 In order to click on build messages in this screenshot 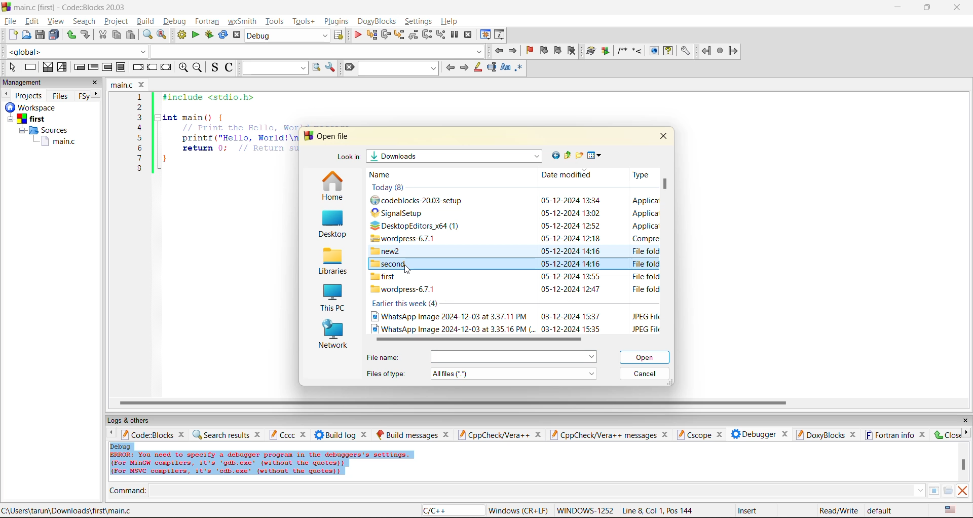, I will do `click(407, 434)`.